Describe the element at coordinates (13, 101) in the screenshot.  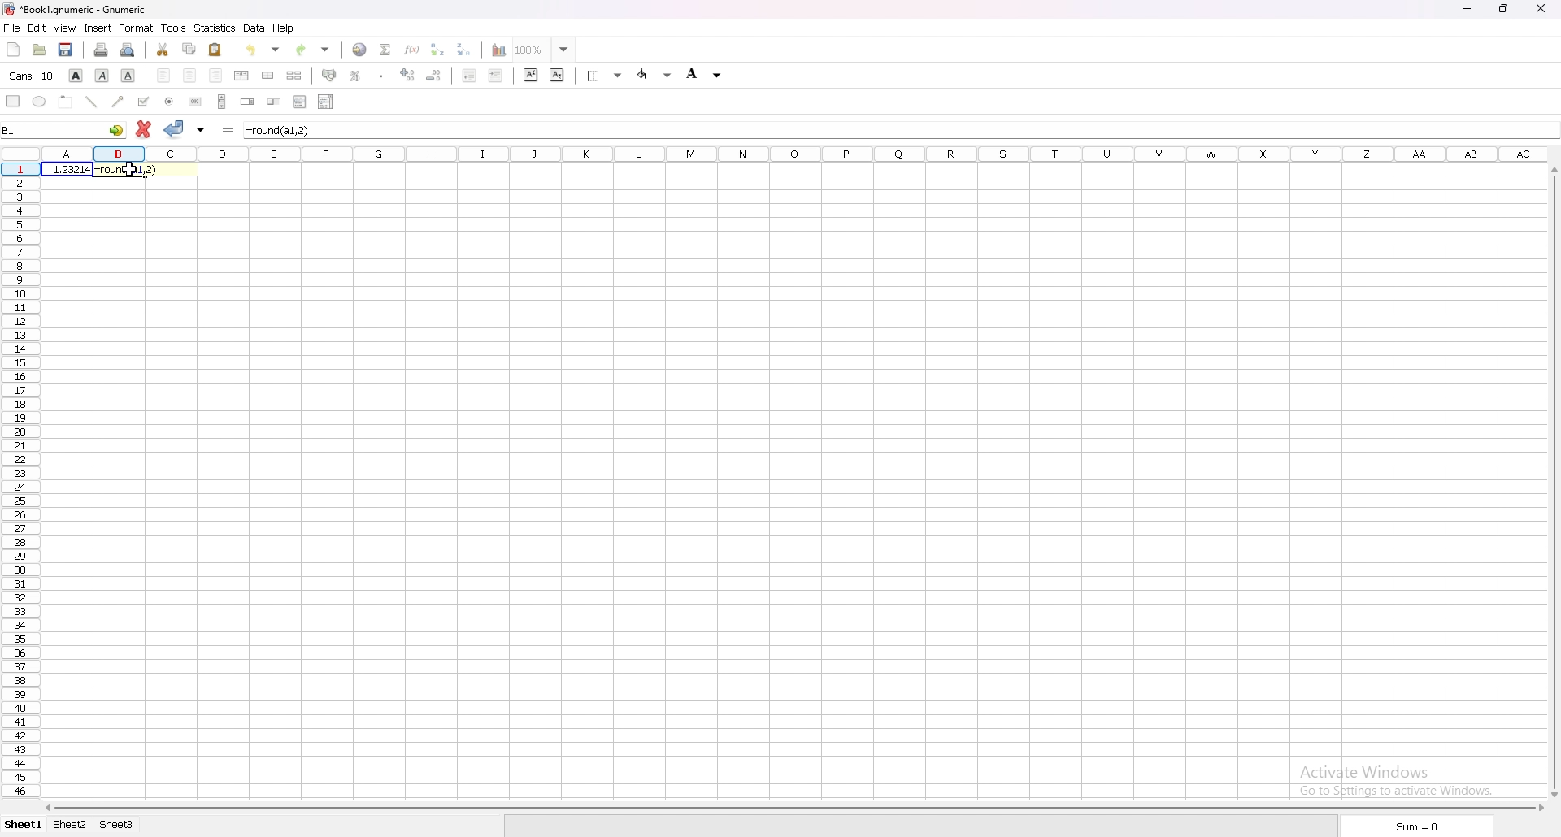
I see `rectangle` at that location.